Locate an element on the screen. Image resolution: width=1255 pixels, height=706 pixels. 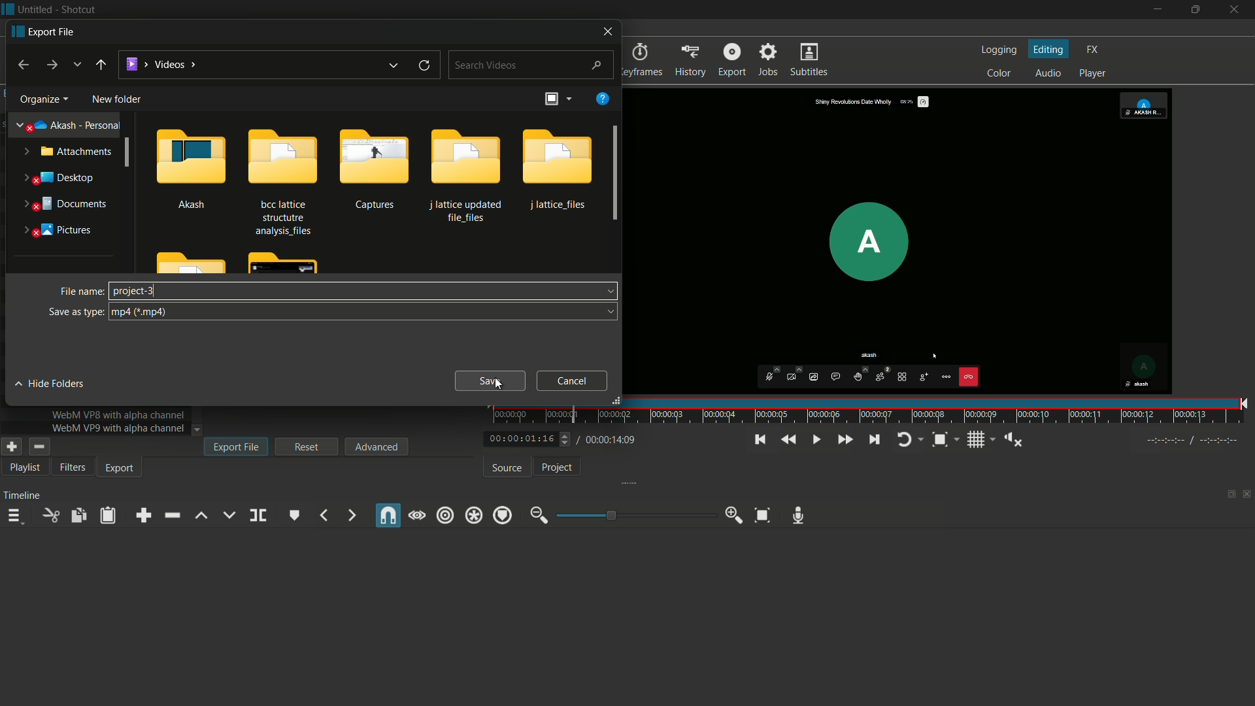
source is located at coordinates (505, 468).